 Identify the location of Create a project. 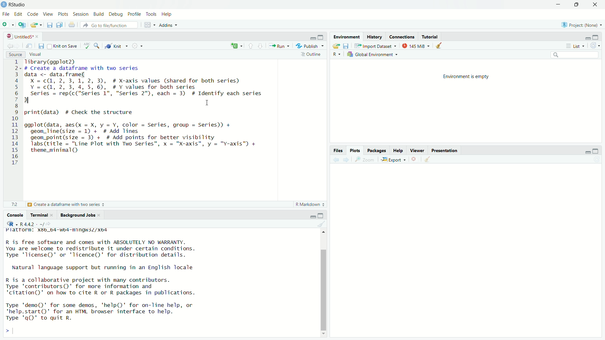
(22, 25).